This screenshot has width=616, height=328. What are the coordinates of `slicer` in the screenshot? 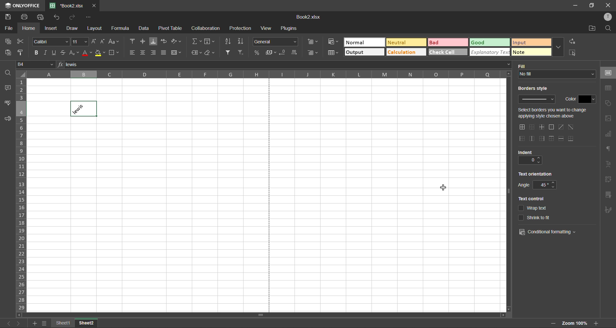 It's located at (610, 196).